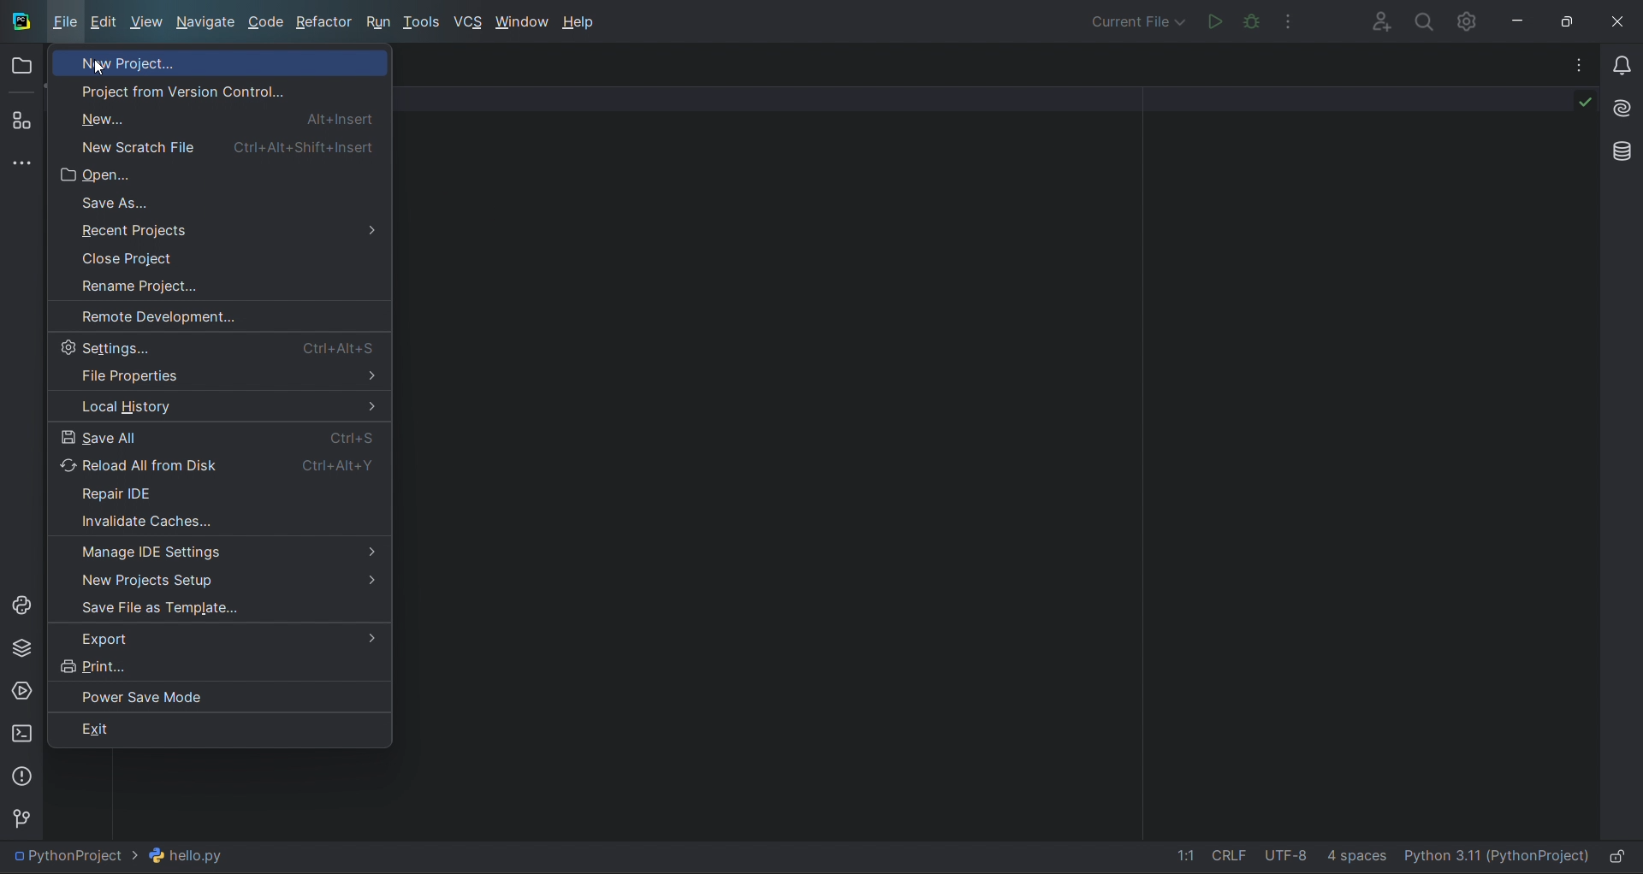  Describe the element at coordinates (224, 436) in the screenshot. I see `save ` at that location.